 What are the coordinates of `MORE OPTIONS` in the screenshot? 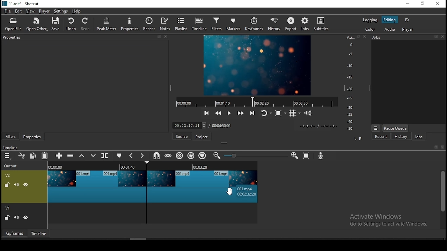 It's located at (375, 128).